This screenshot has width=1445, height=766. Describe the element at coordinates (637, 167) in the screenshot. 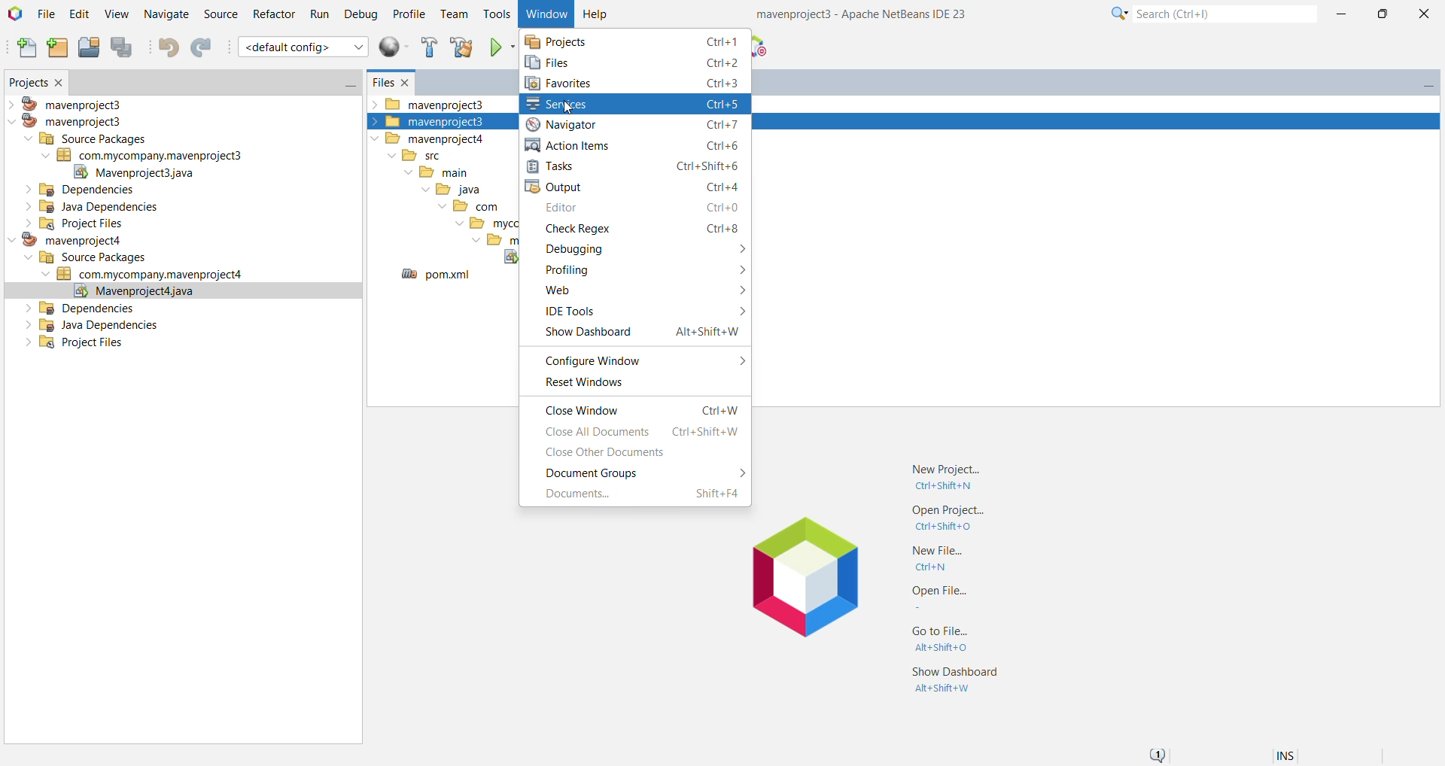

I see `Tasks` at that location.